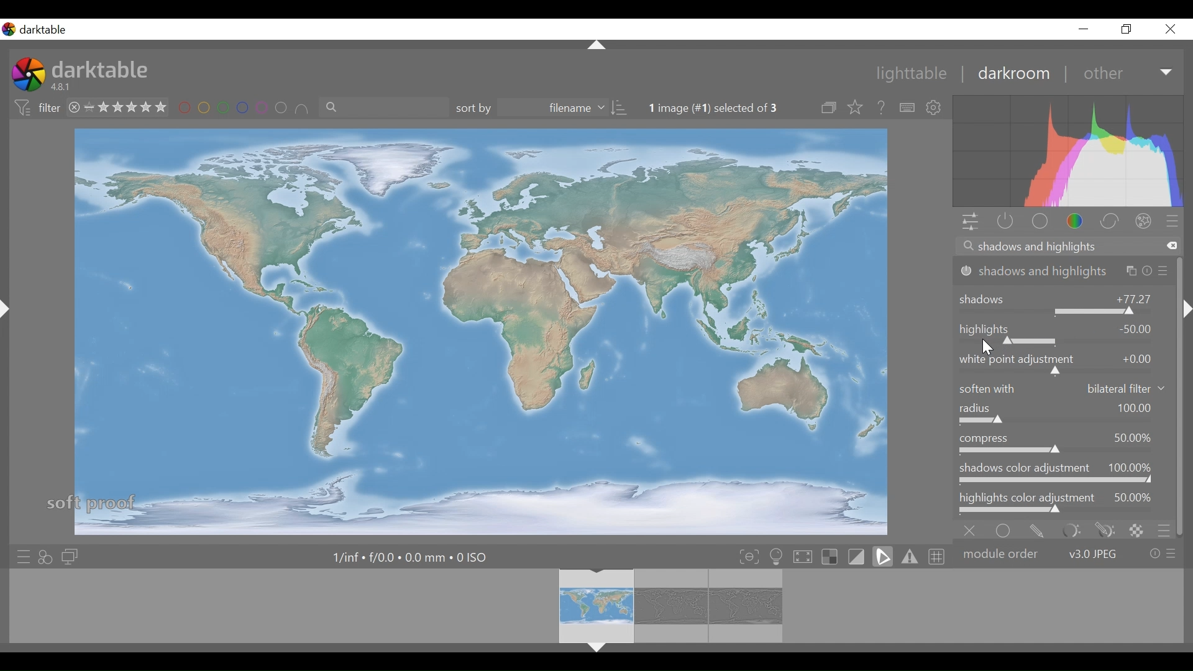  What do you see at coordinates (1064, 474) in the screenshot?
I see `shadow color adjustments` at bounding box center [1064, 474].